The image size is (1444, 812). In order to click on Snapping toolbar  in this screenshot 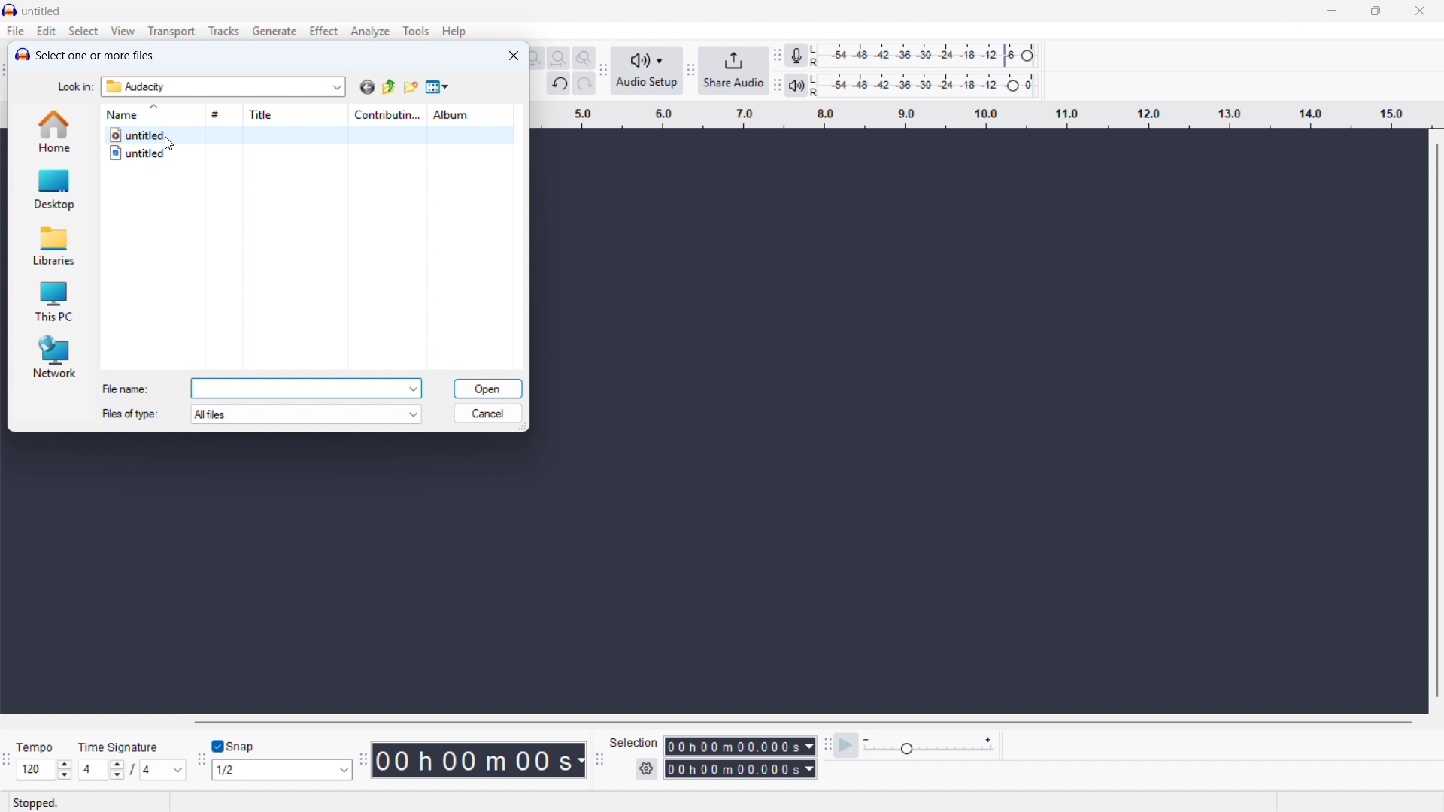, I will do `click(201, 761)`.